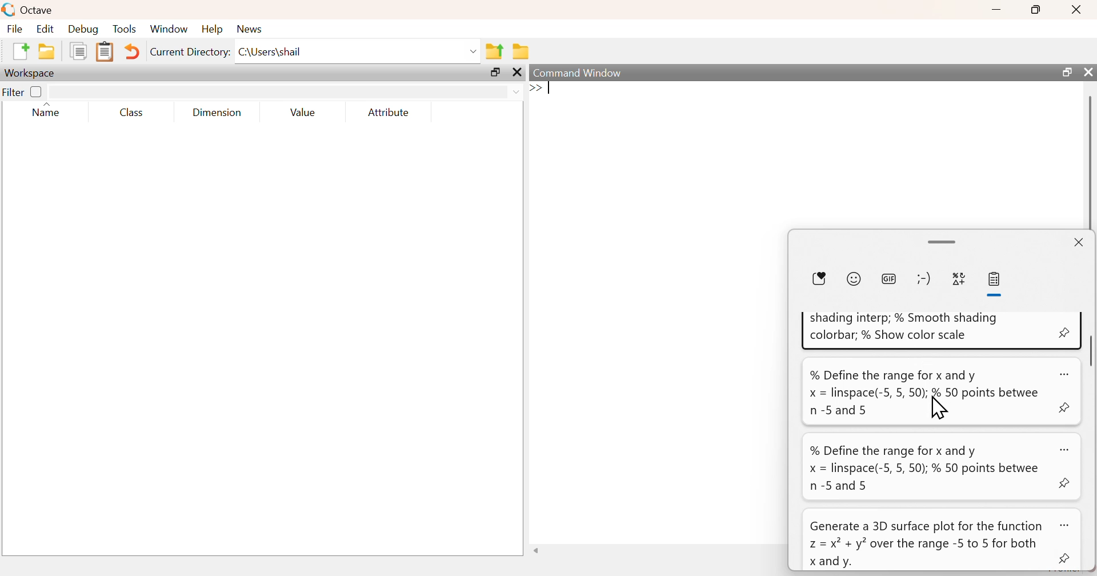  Describe the element at coordinates (819, 279) in the screenshot. I see `Favorite` at that location.